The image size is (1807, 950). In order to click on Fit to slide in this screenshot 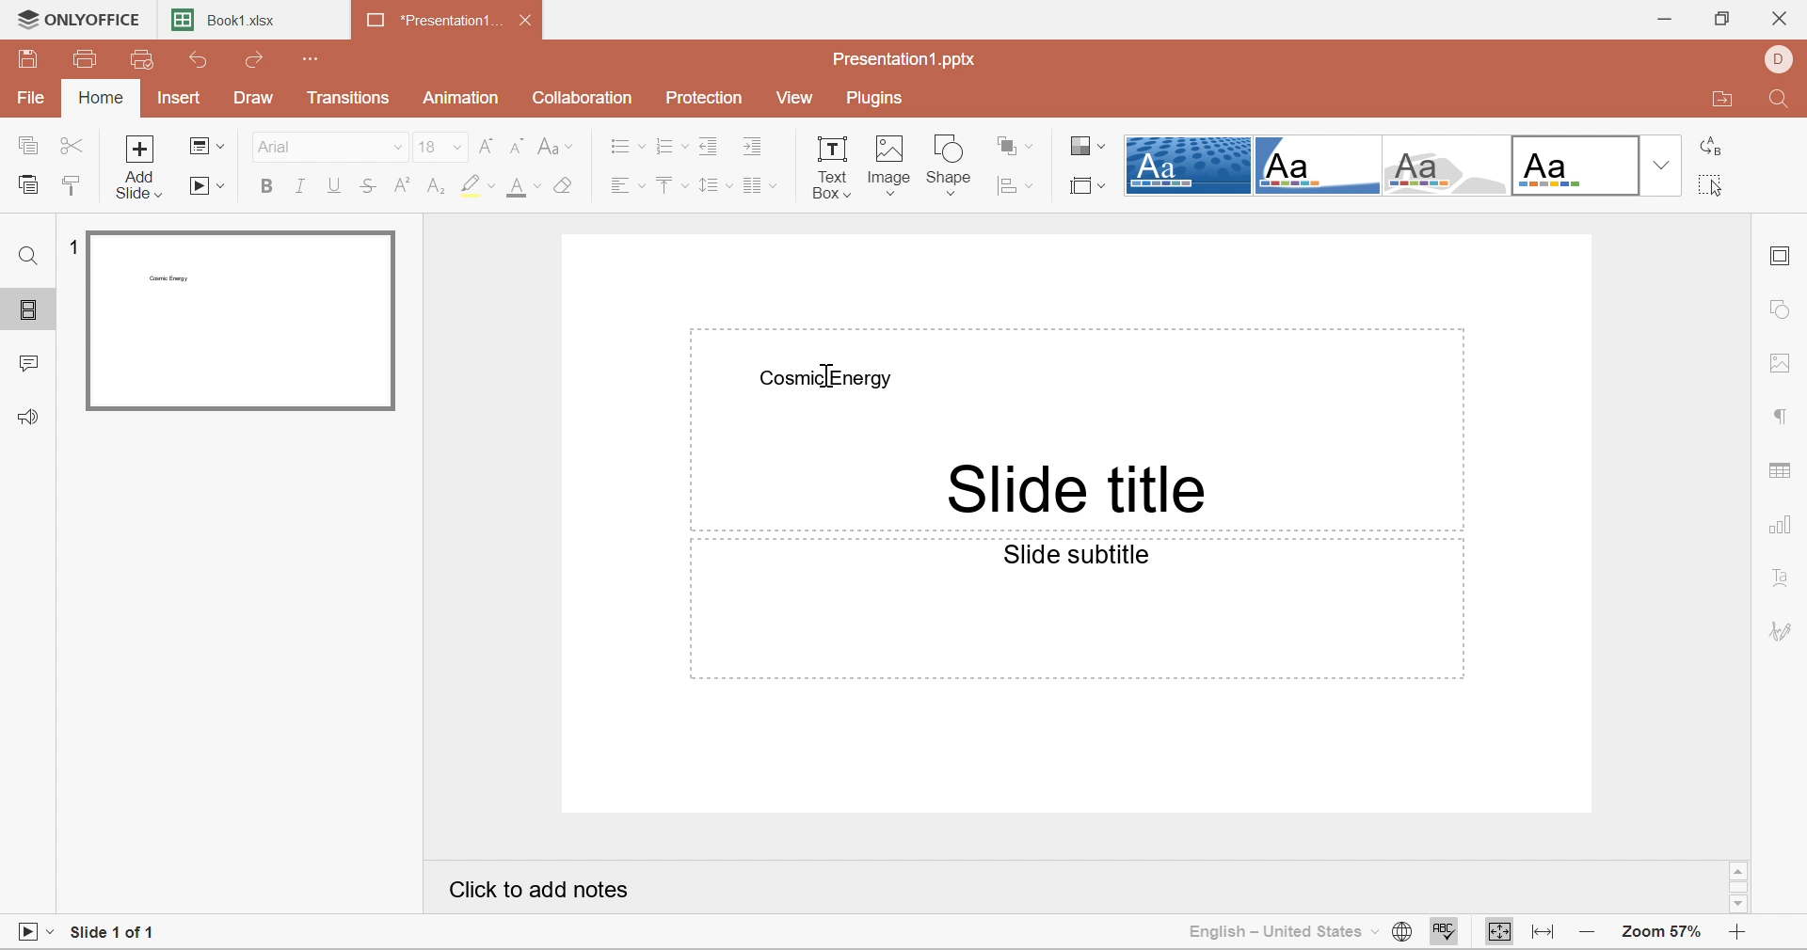, I will do `click(1495, 932)`.